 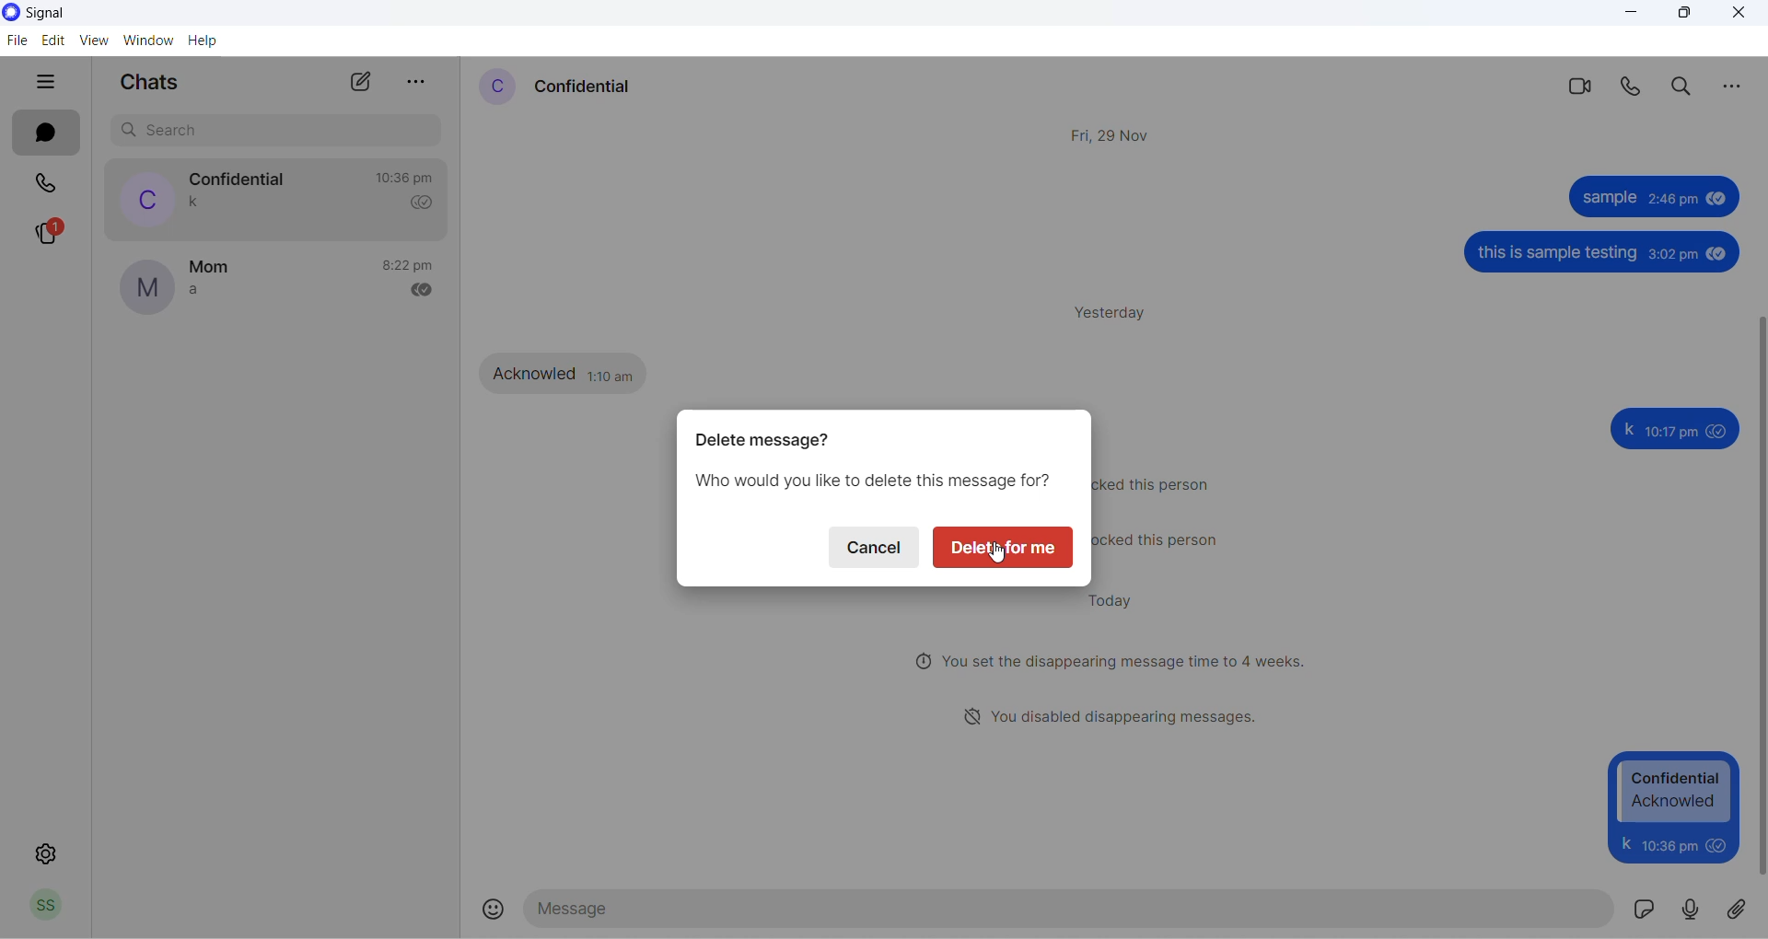 I want to click on close, so click(x=1739, y=14).